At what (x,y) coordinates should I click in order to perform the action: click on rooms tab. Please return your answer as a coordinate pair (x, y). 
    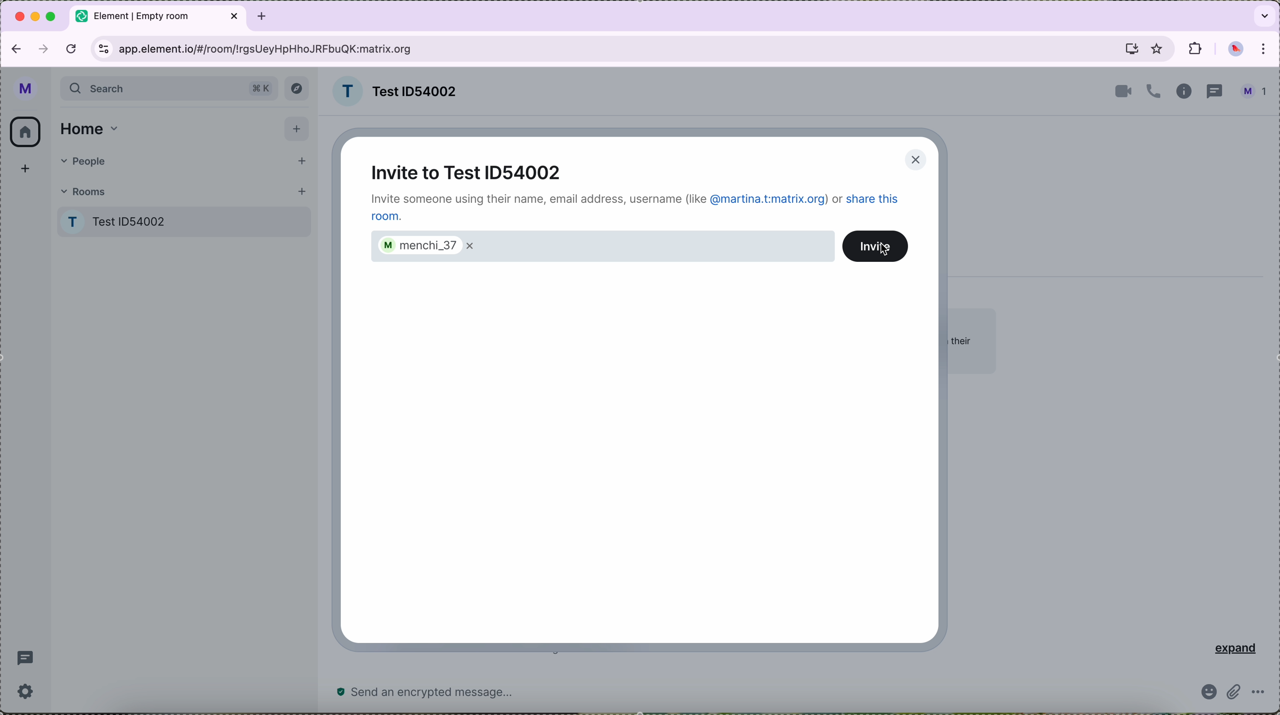
    Looking at the image, I should click on (183, 189).